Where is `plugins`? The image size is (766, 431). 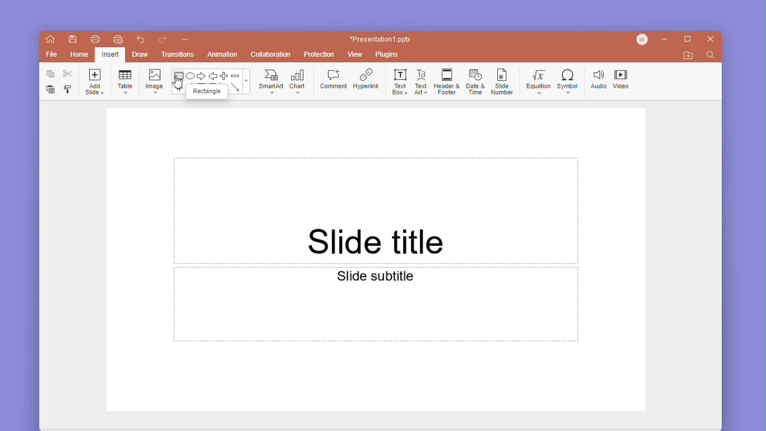
plugins is located at coordinates (390, 55).